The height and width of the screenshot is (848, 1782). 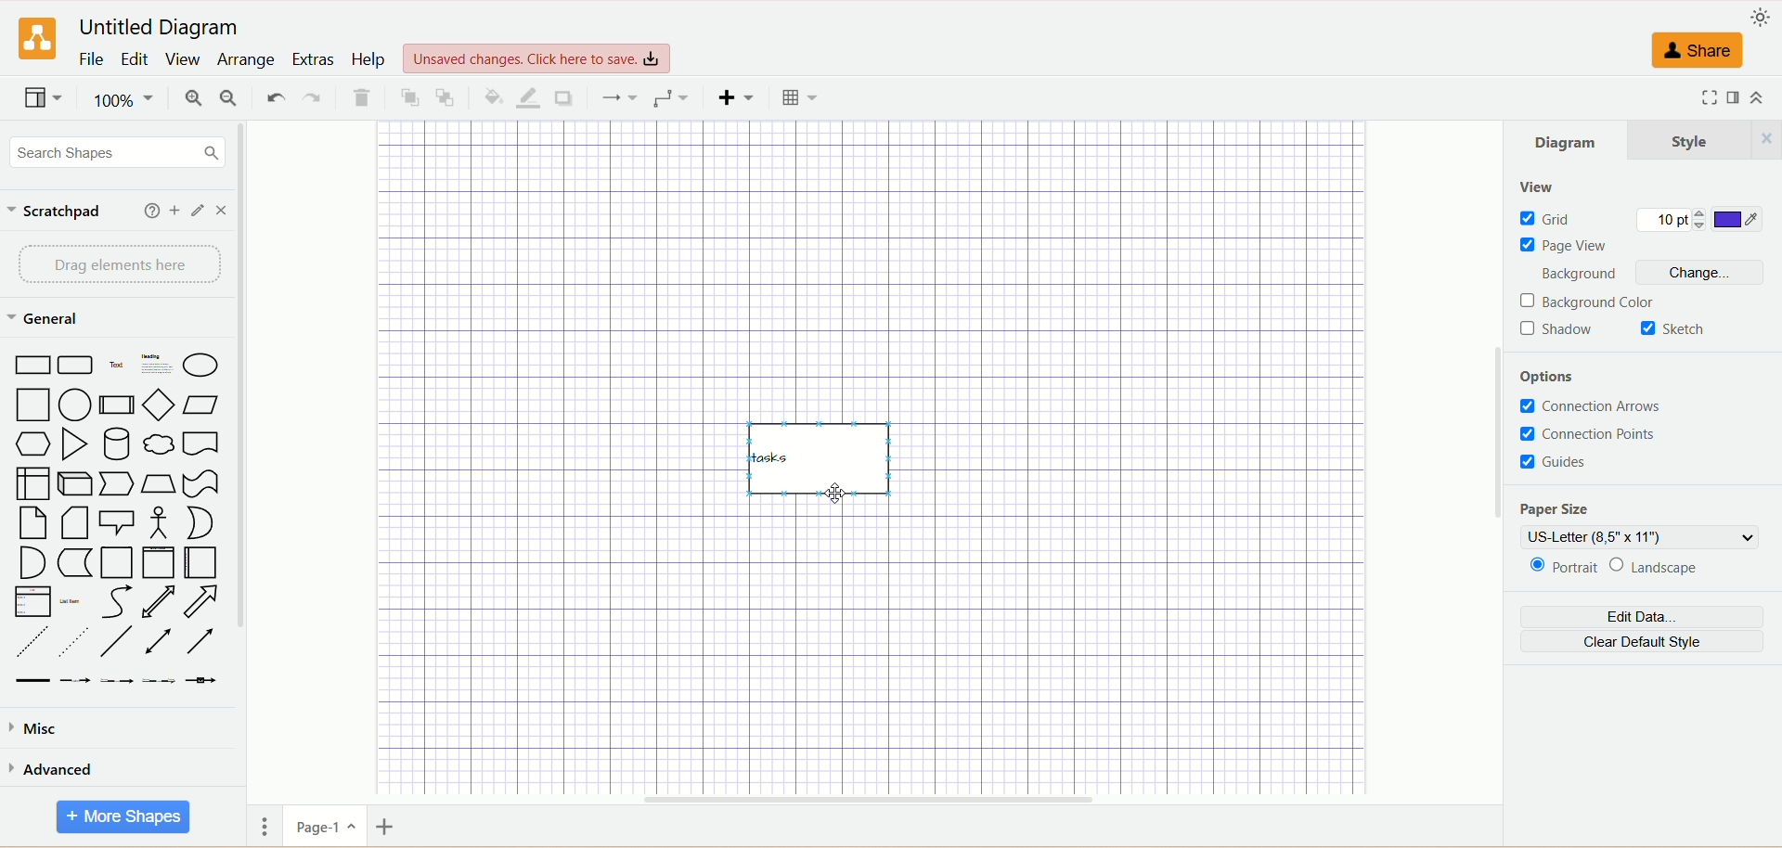 What do you see at coordinates (160, 524) in the screenshot?
I see `Stick Figure` at bounding box center [160, 524].